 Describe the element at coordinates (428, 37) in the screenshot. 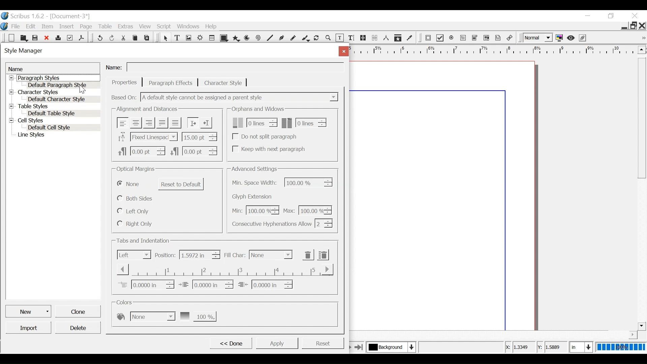

I see `PDF Push Button` at that location.